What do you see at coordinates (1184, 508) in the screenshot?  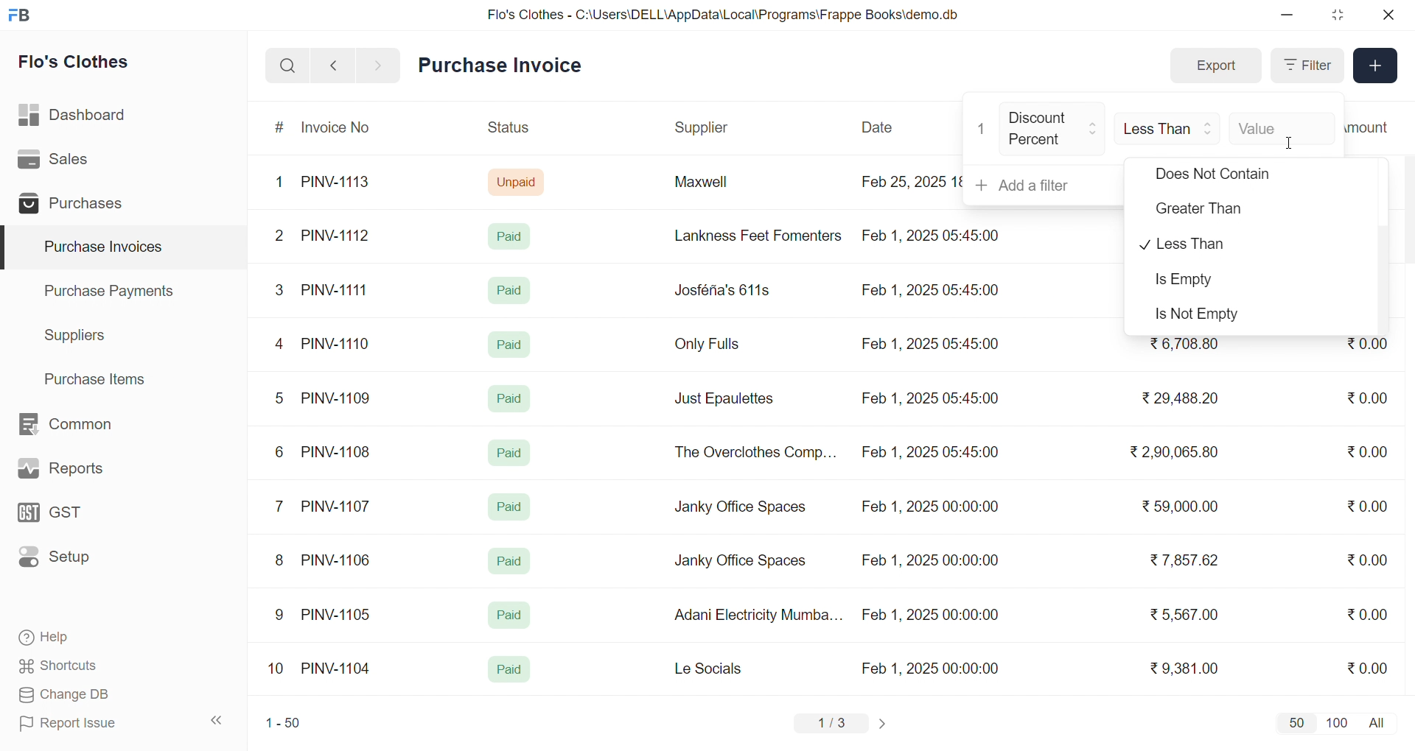 I see `₹ 59,000.00` at bounding box center [1184, 508].